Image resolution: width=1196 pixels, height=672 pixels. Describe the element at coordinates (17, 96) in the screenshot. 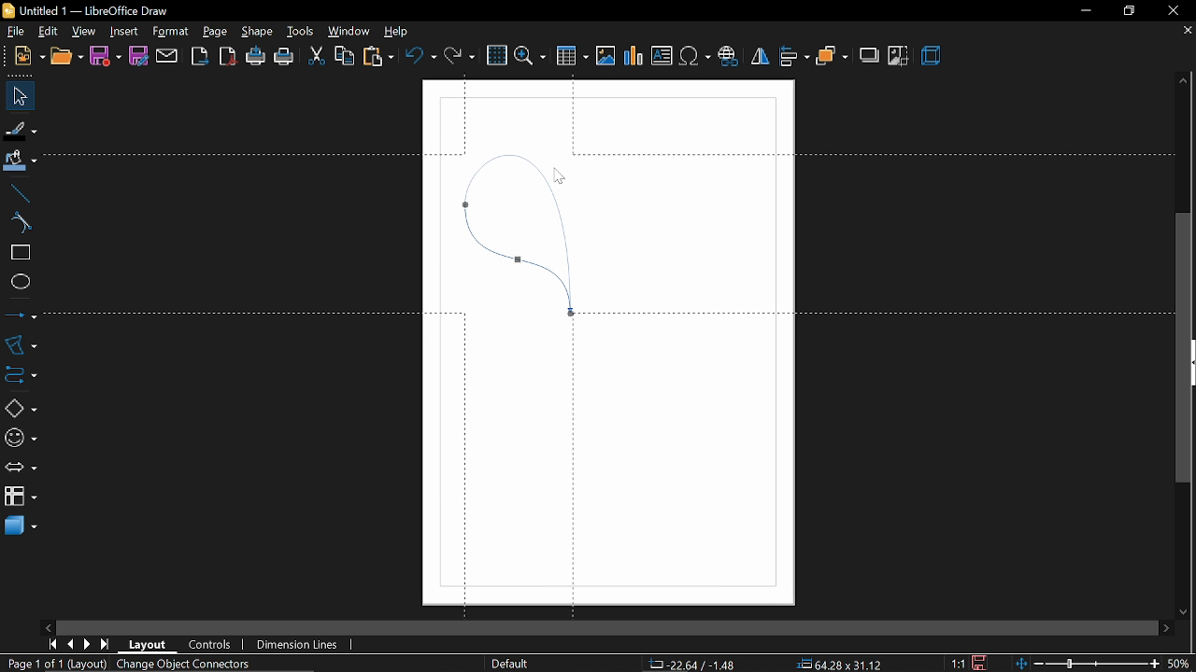

I see `select` at that location.